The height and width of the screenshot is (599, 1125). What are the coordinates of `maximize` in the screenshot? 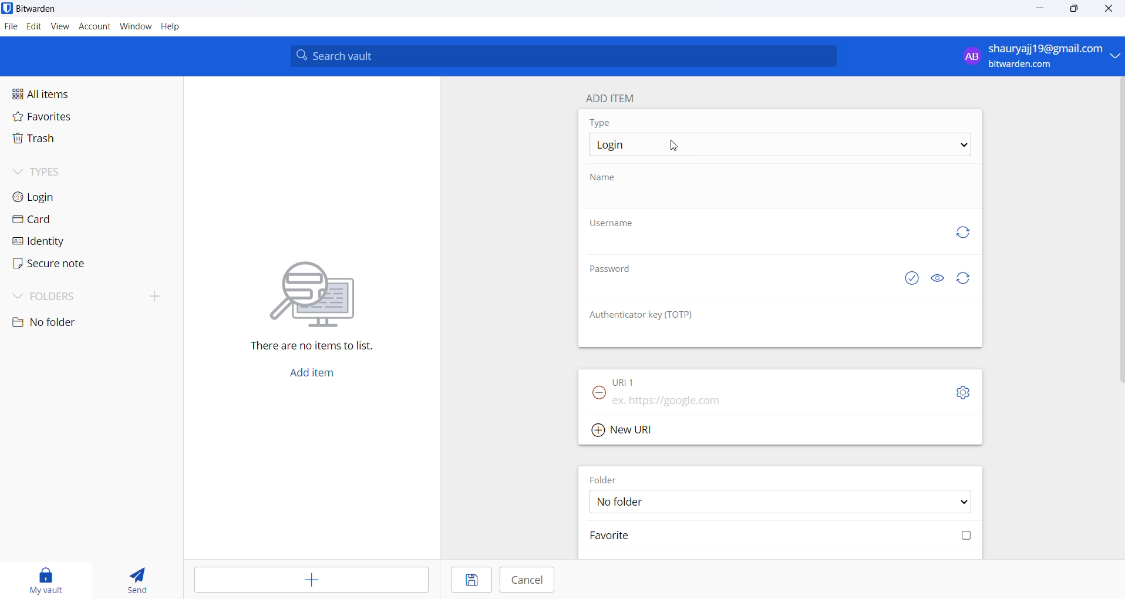 It's located at (1075, 9).